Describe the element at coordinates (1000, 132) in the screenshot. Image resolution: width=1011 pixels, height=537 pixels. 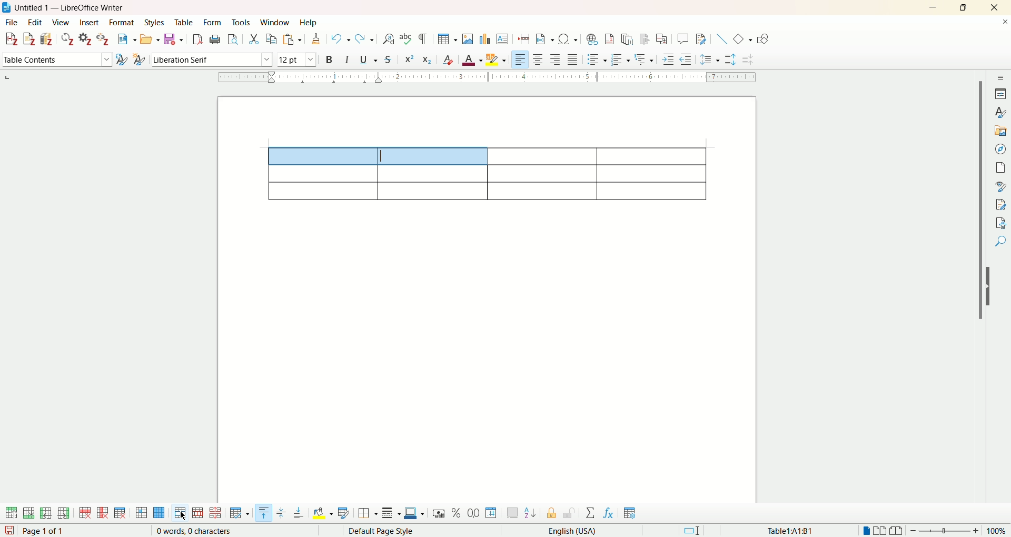
I see `gallery` at that location.